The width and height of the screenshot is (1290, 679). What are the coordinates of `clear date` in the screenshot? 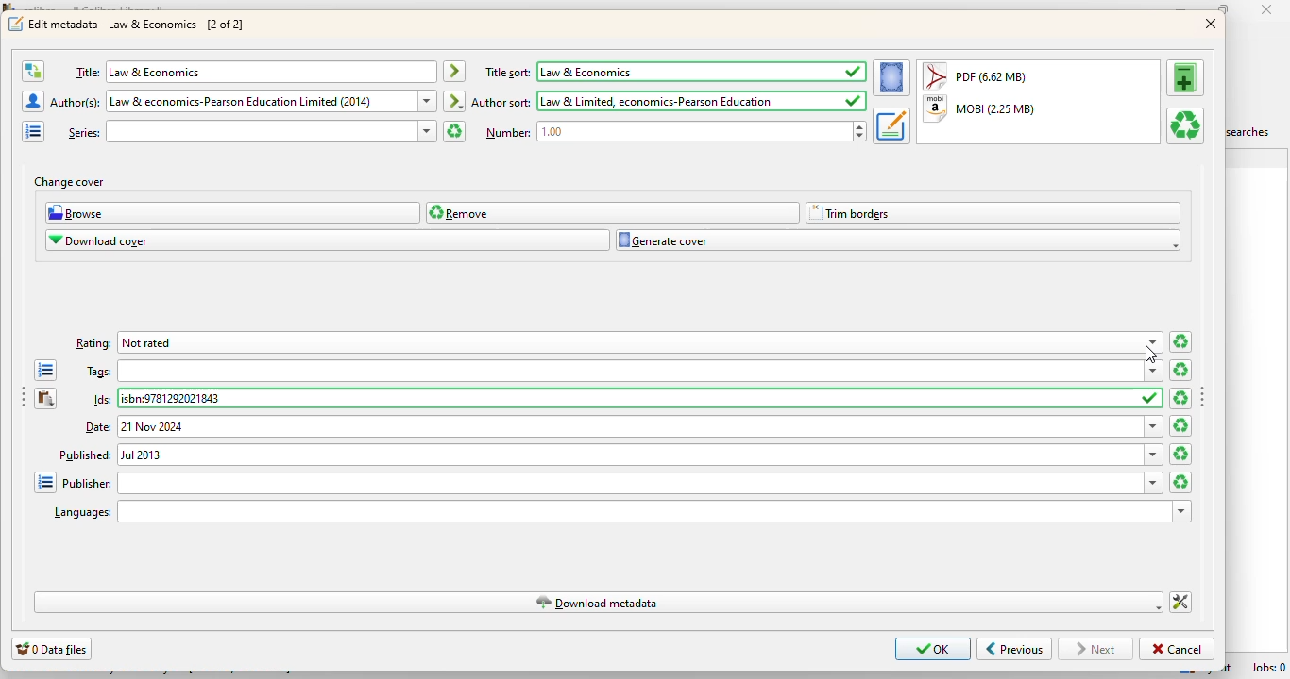 It's located at (1181, 426).